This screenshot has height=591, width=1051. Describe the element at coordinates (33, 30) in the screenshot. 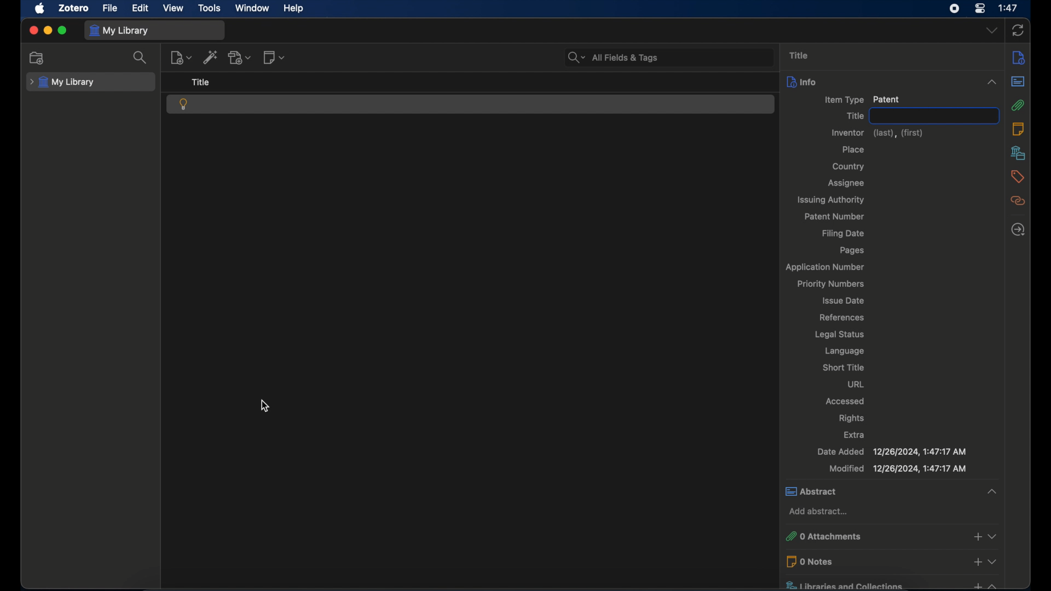

I see `close` at that location.